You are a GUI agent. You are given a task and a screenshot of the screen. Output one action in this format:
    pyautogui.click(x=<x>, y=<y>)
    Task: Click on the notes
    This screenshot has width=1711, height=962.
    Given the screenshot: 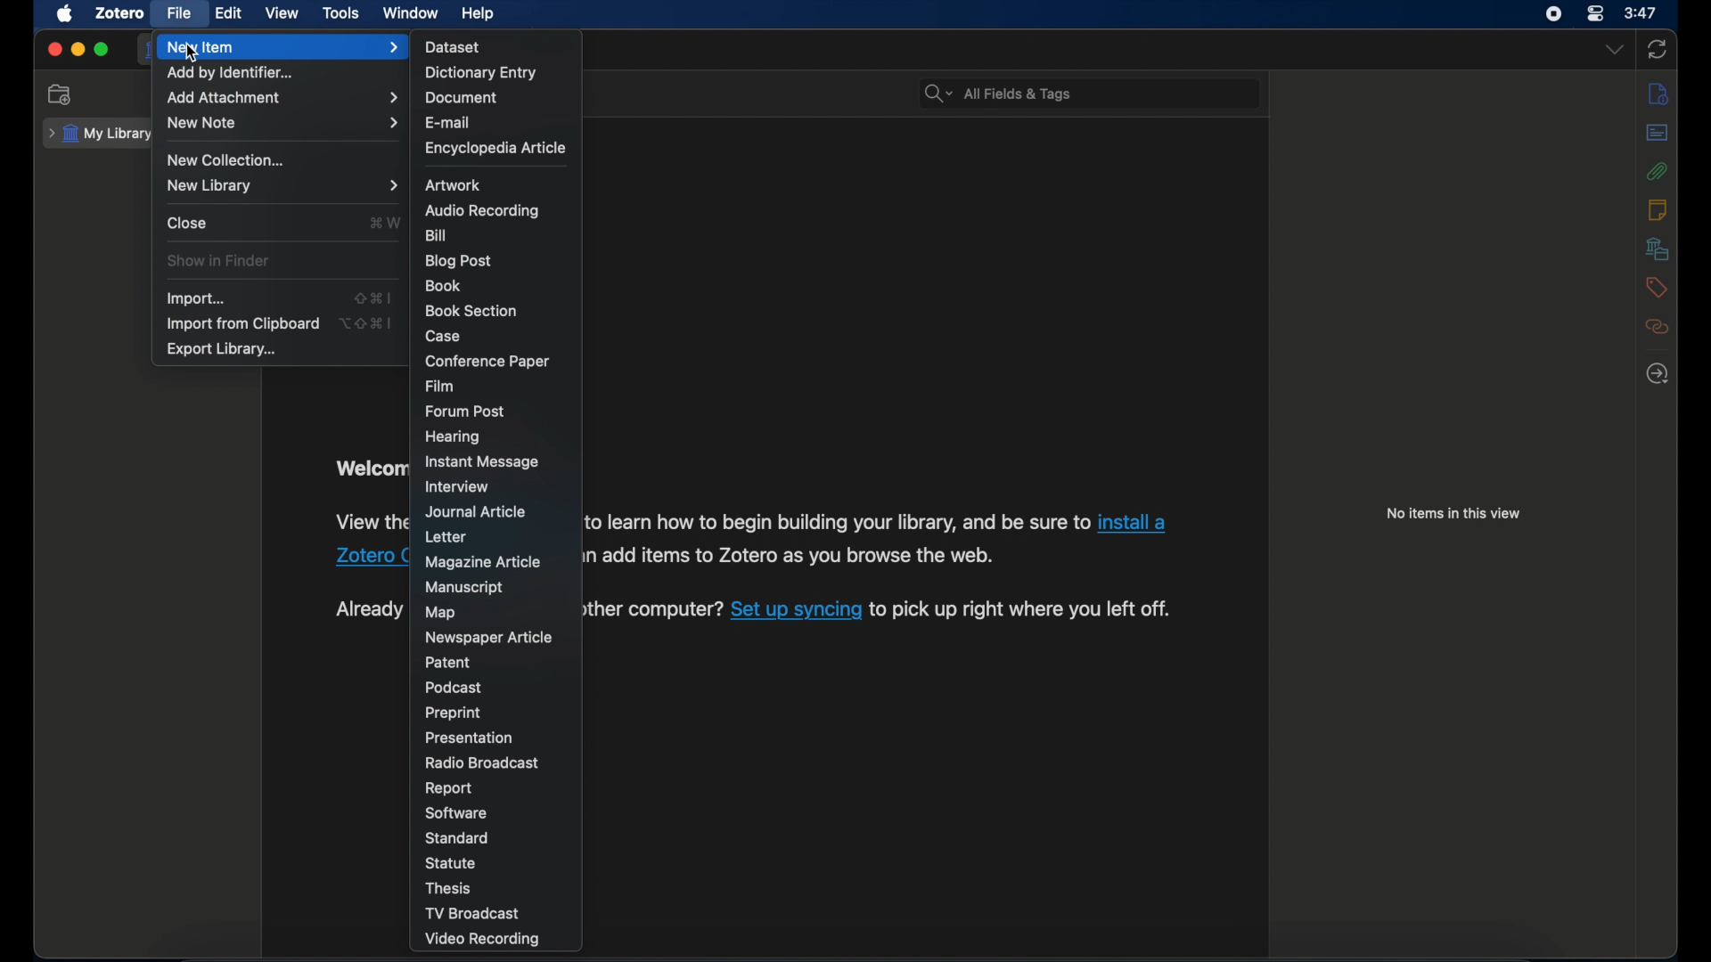 What is the action you would take?
    pyautogui.click(x=1658, y=209)
    